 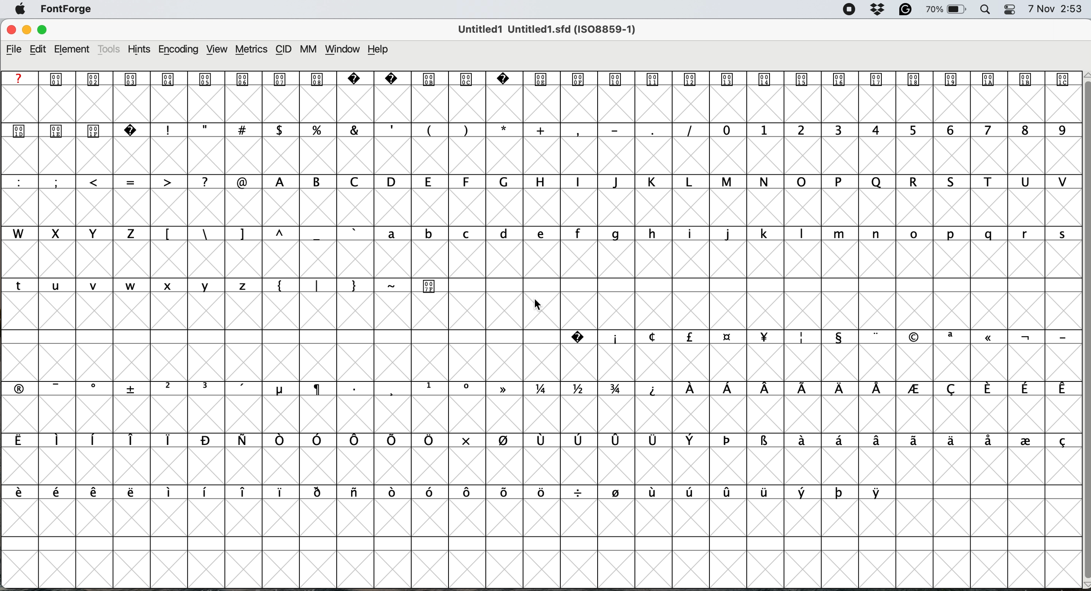 What do you see at coordinates (540, 441) in the screenshot?
I see `special characters` at bounding box center [540, 441].